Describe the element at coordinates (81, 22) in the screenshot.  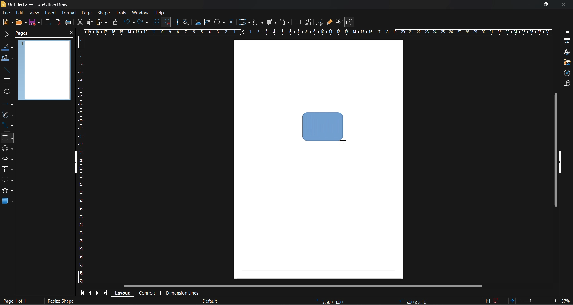
I see `cut` at that location.